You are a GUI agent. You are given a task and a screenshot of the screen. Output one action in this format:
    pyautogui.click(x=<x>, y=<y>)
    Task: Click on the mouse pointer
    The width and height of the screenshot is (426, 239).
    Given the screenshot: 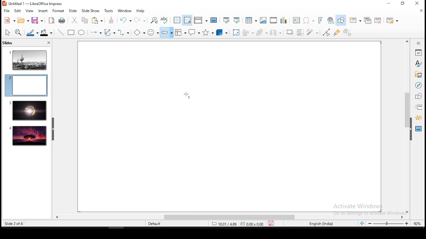 What is the action you would take?
    pyautogui.click(x=188, y=95)
    